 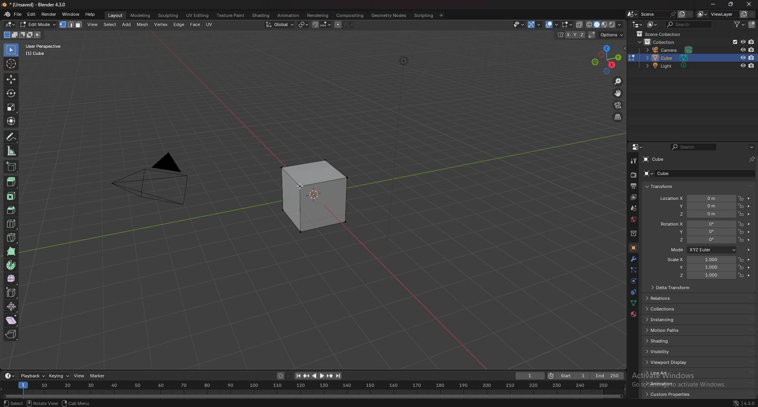 What do you see at coordinates (698, 214) in the screenshot?
I see `location z` at bounding box center [698, 214].